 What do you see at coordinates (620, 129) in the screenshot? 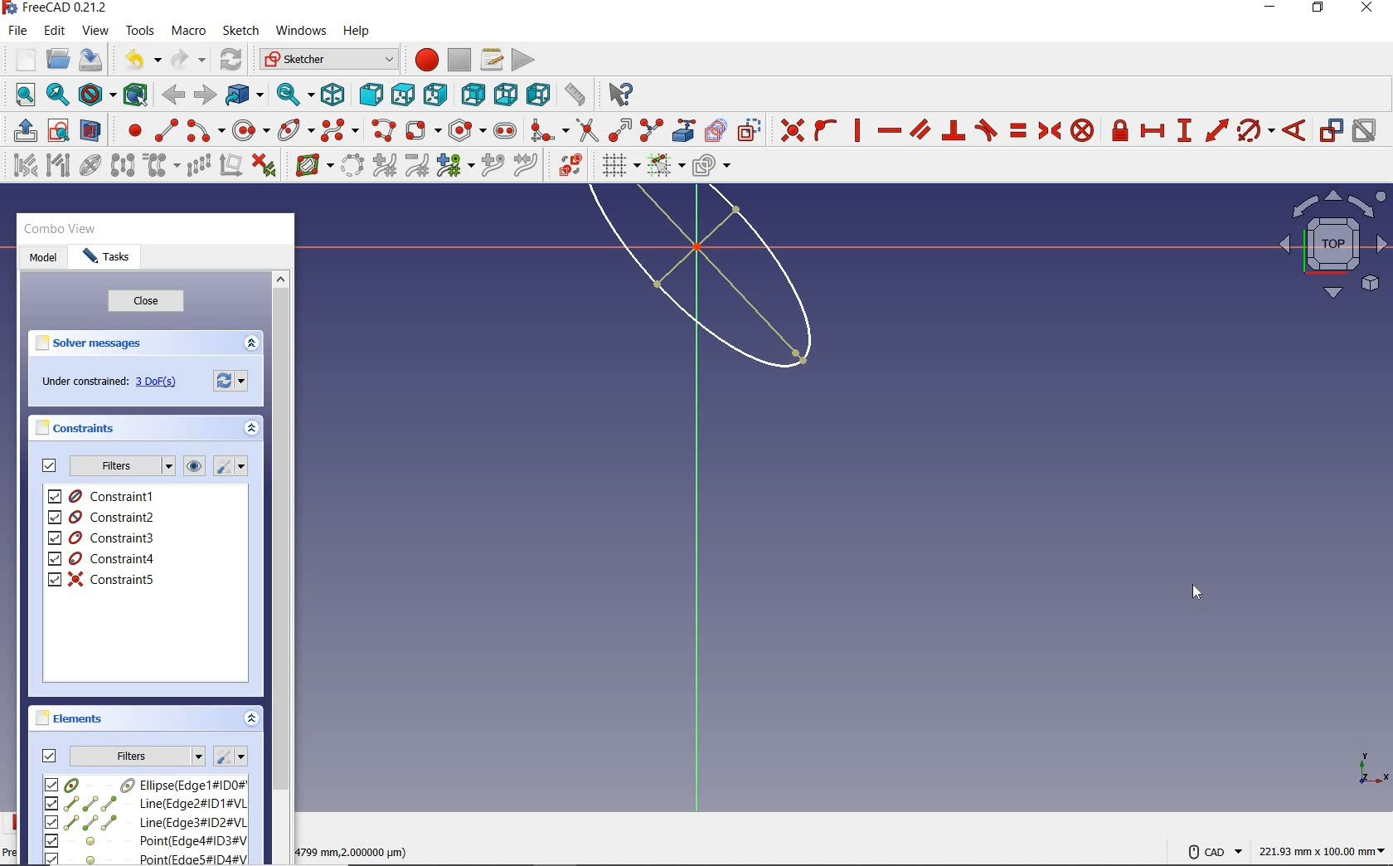
I see `extend edge` at bounding box center [620, 129].